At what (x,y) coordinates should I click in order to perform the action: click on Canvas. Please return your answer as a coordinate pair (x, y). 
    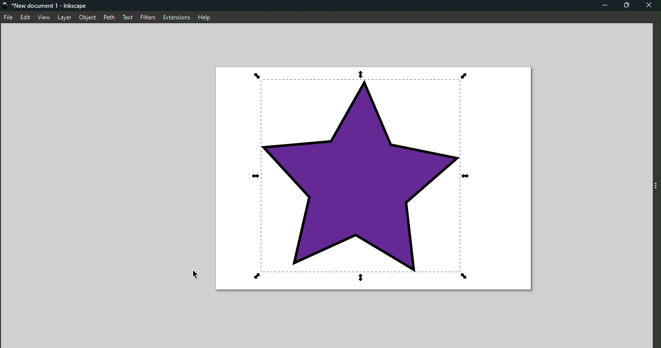
    Looking at the image, I should click on (376, 179).